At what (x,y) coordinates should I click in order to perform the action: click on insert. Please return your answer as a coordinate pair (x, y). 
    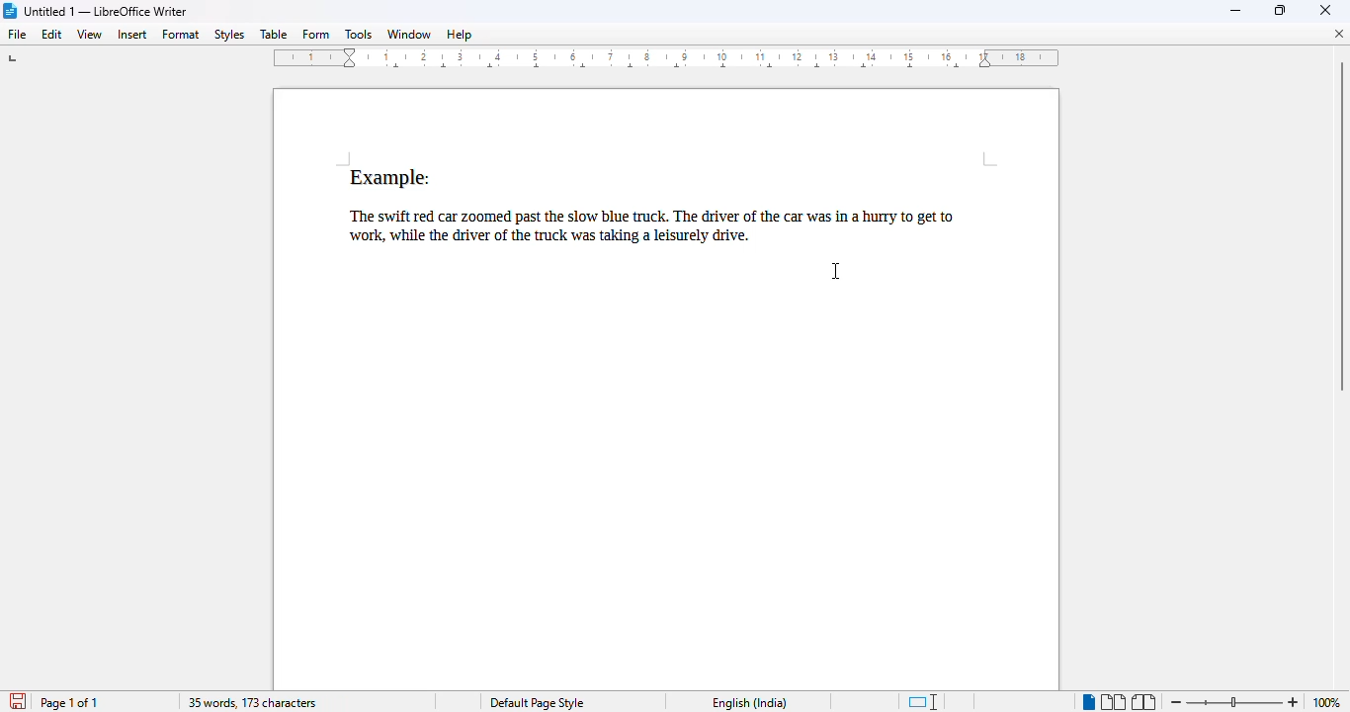
    Looking at the image, I should click on (131, 35).